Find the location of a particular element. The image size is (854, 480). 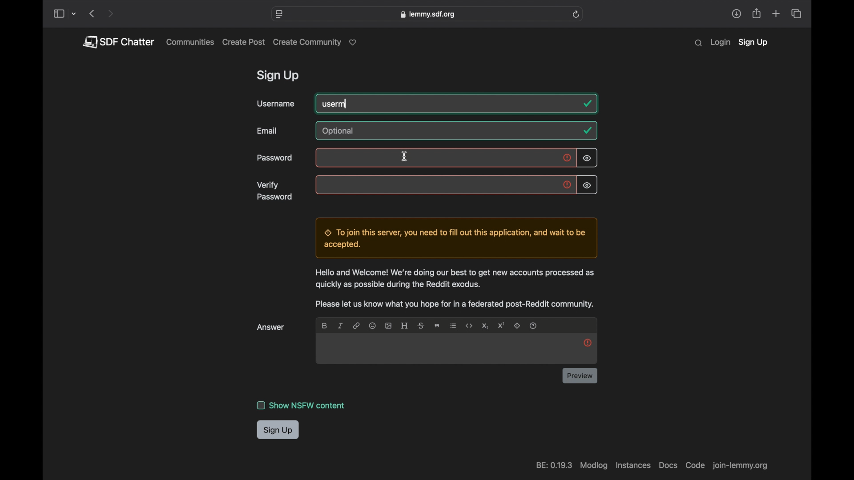

instances is located at coordinates (632, 465).